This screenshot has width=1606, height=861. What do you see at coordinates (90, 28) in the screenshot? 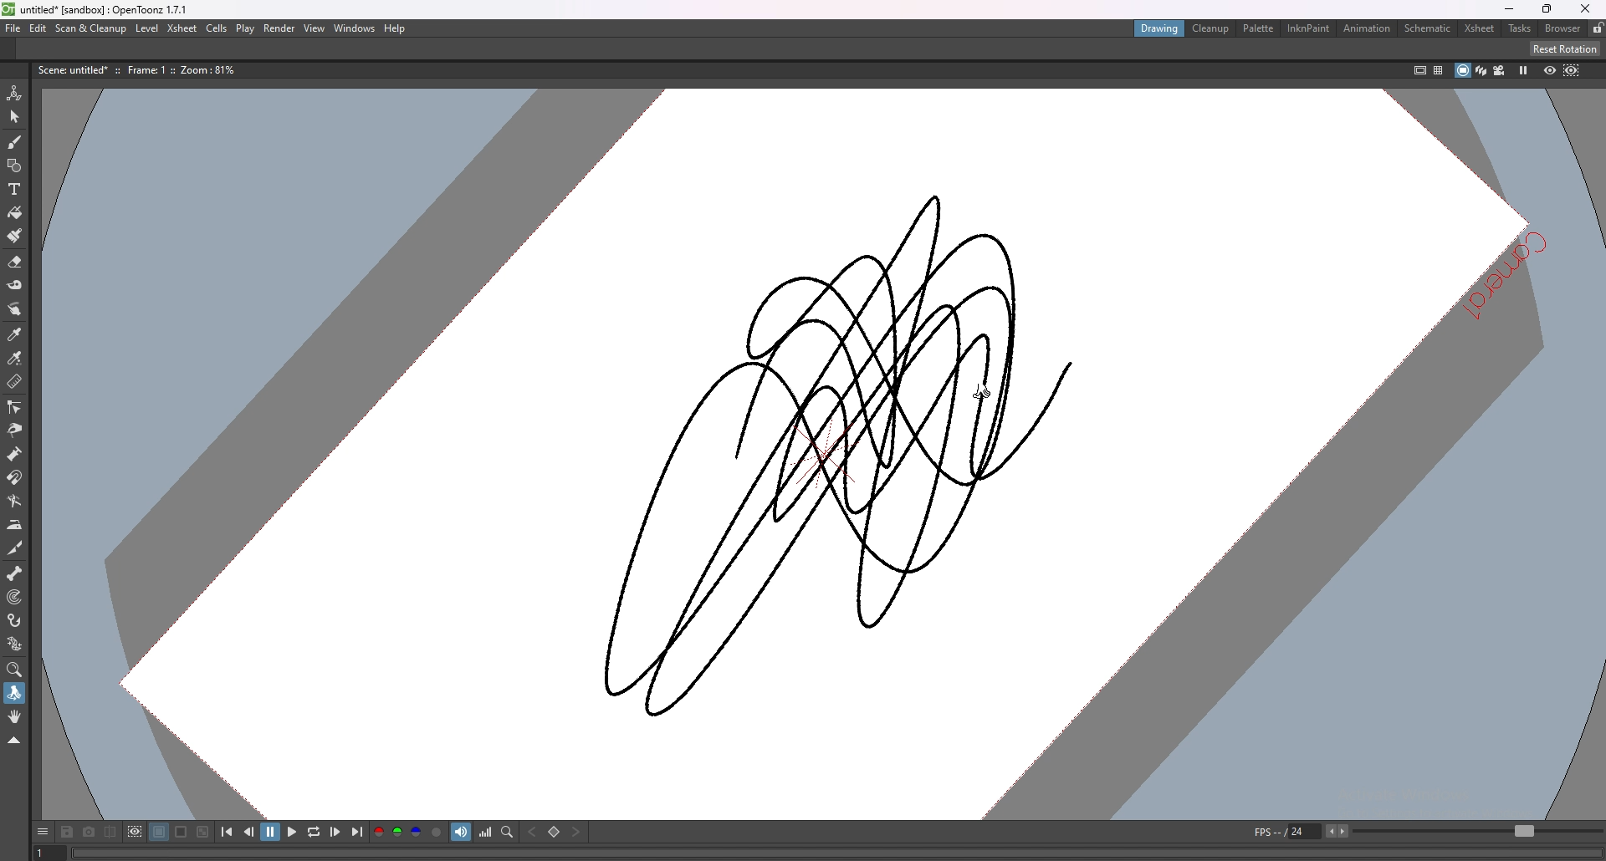
I see `scan and cleanup` at bounding box center [90, 28].